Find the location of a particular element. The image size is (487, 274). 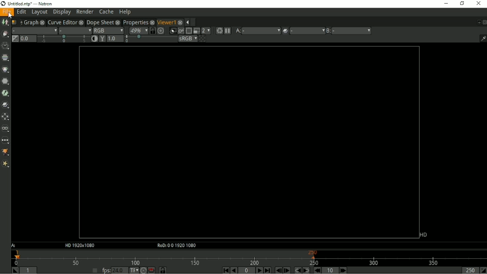

Set playback out point is located at coordinates (483, 270).